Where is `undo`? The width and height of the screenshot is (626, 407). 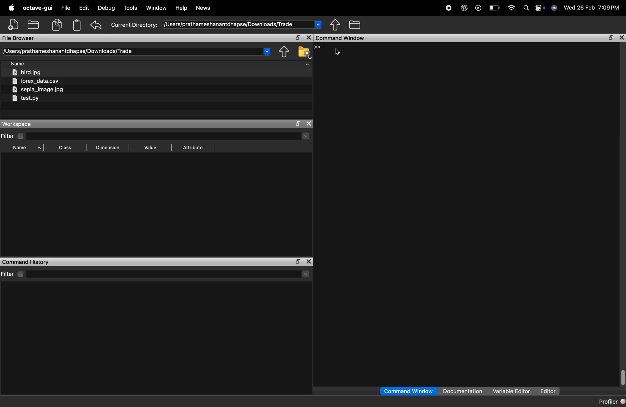 undo is located at coordinates (97, 25).